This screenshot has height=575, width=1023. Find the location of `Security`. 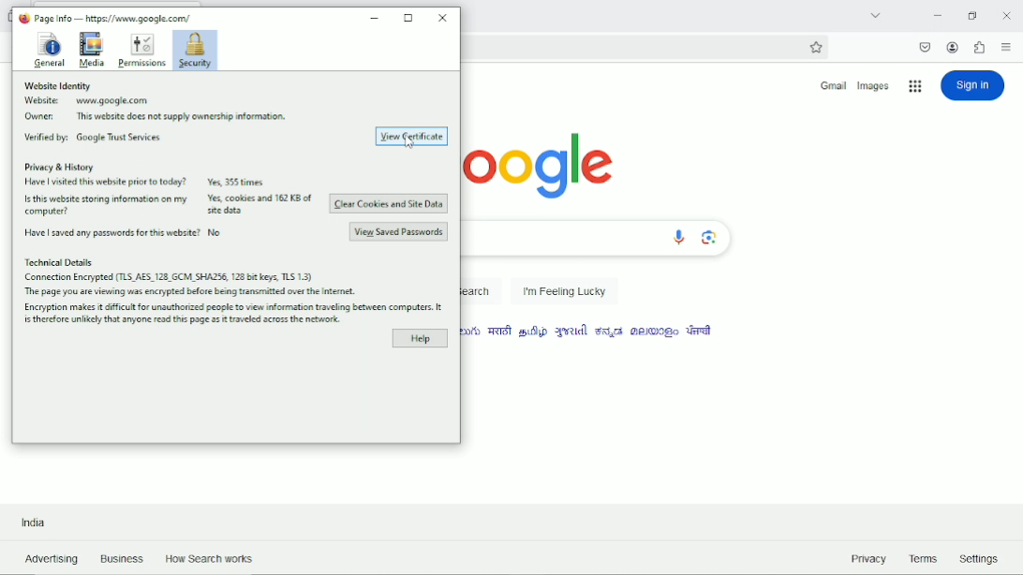

Security is located at coordinates (196, 51).